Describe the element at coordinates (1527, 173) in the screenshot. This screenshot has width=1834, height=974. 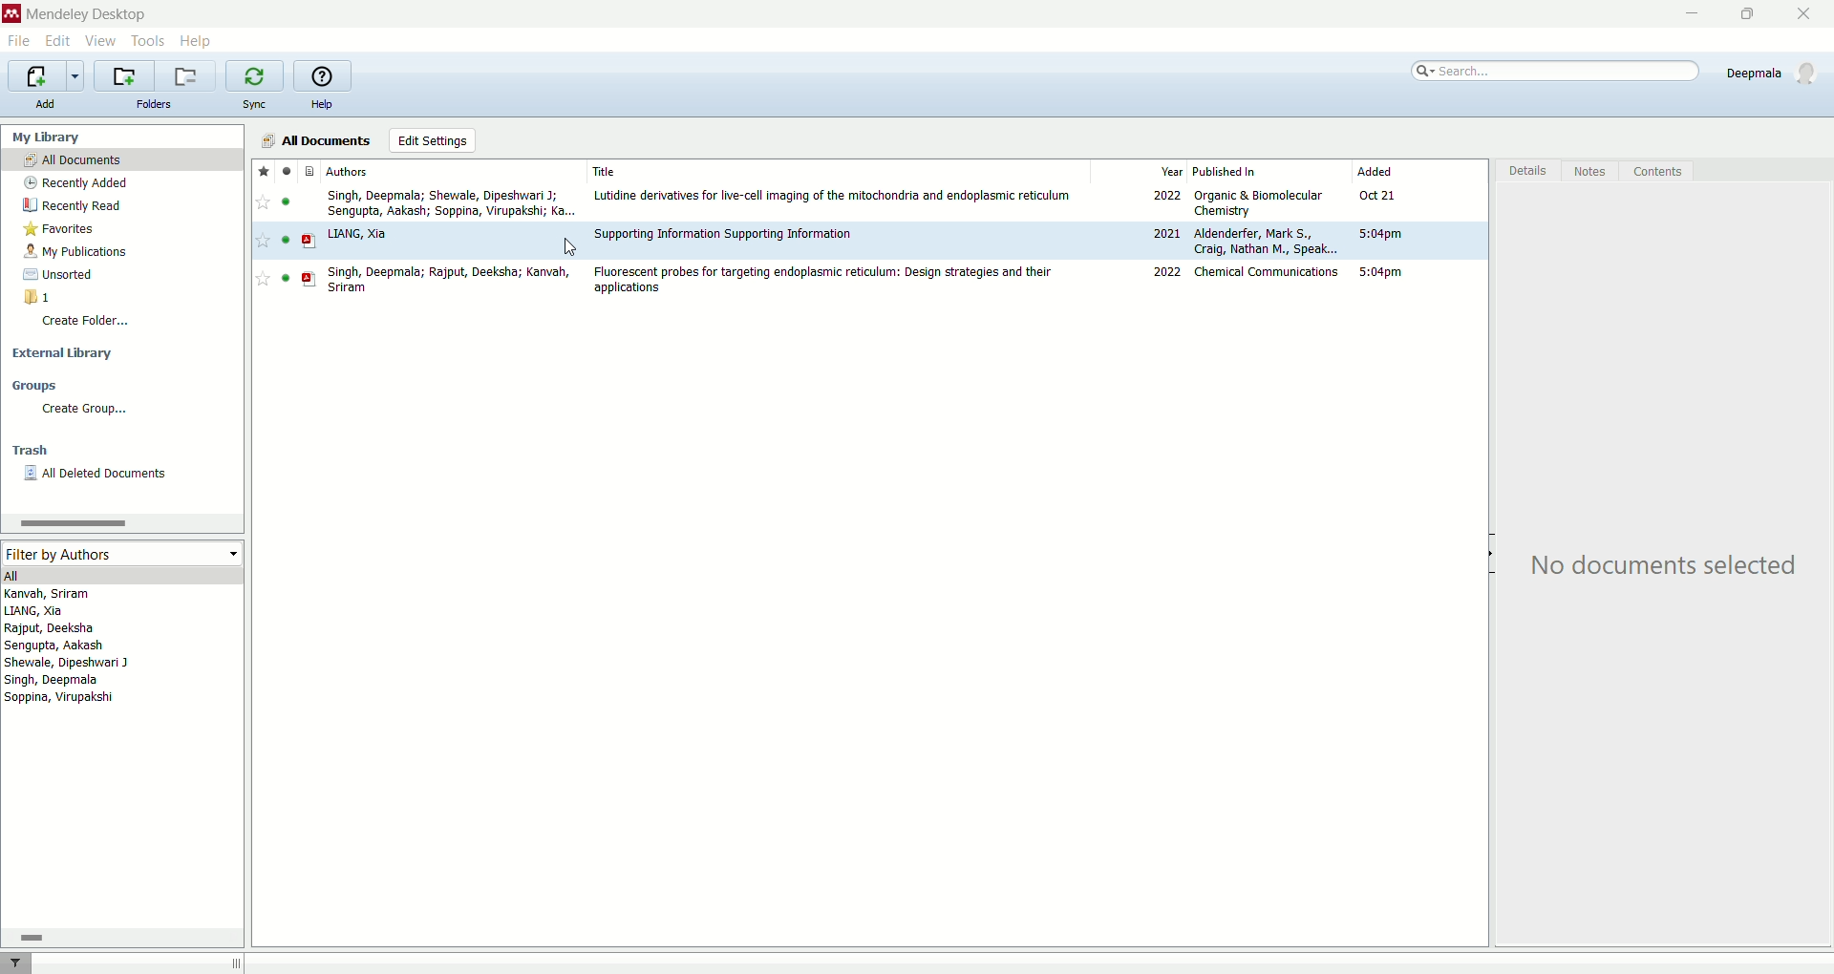
I see `details` at that location.